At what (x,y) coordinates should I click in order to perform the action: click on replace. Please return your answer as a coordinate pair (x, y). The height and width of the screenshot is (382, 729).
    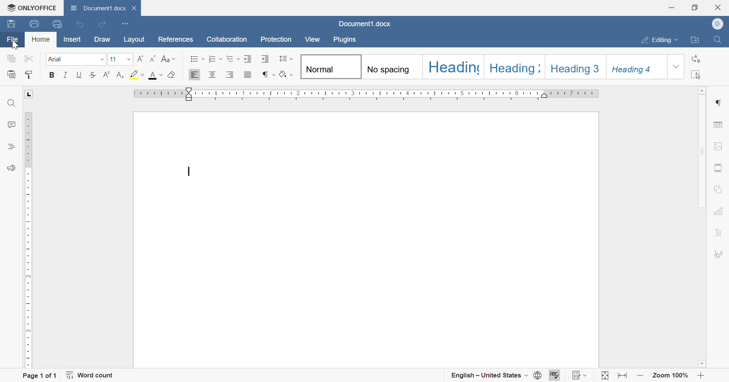
    Looking at the image, I should click on (697, 58).